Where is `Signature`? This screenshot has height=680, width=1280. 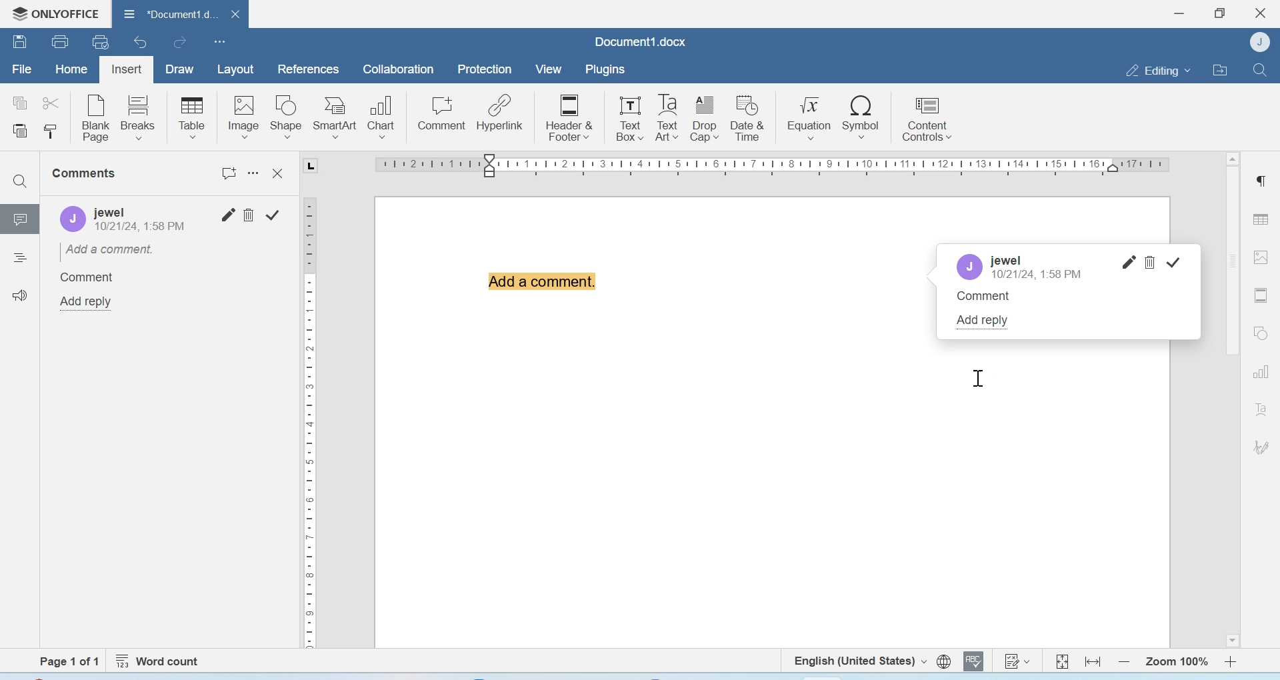
Signature is located at coordinates (1262, 447).